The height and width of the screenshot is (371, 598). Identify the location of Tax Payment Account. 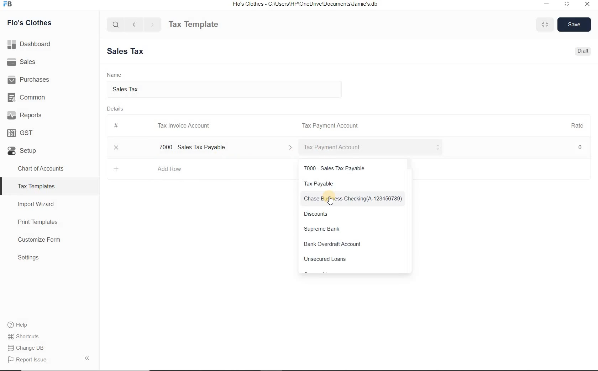
(329, 126).